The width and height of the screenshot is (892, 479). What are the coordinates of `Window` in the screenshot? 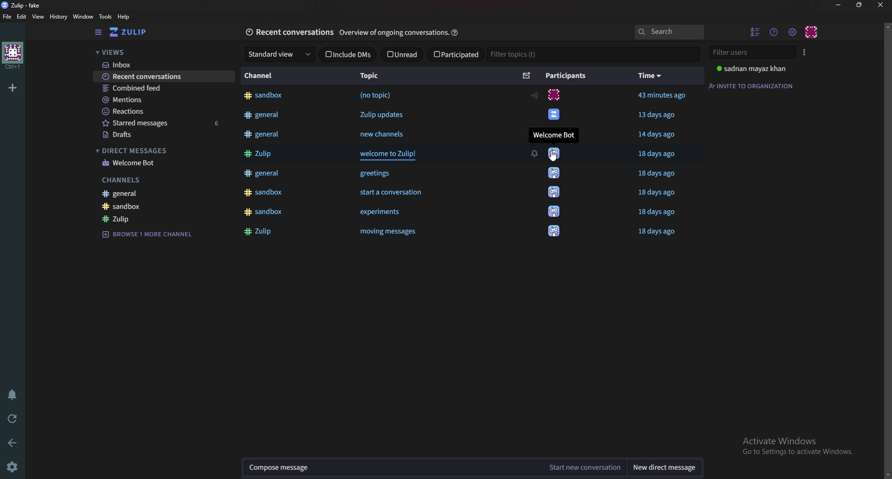 It's located at (83, 16).